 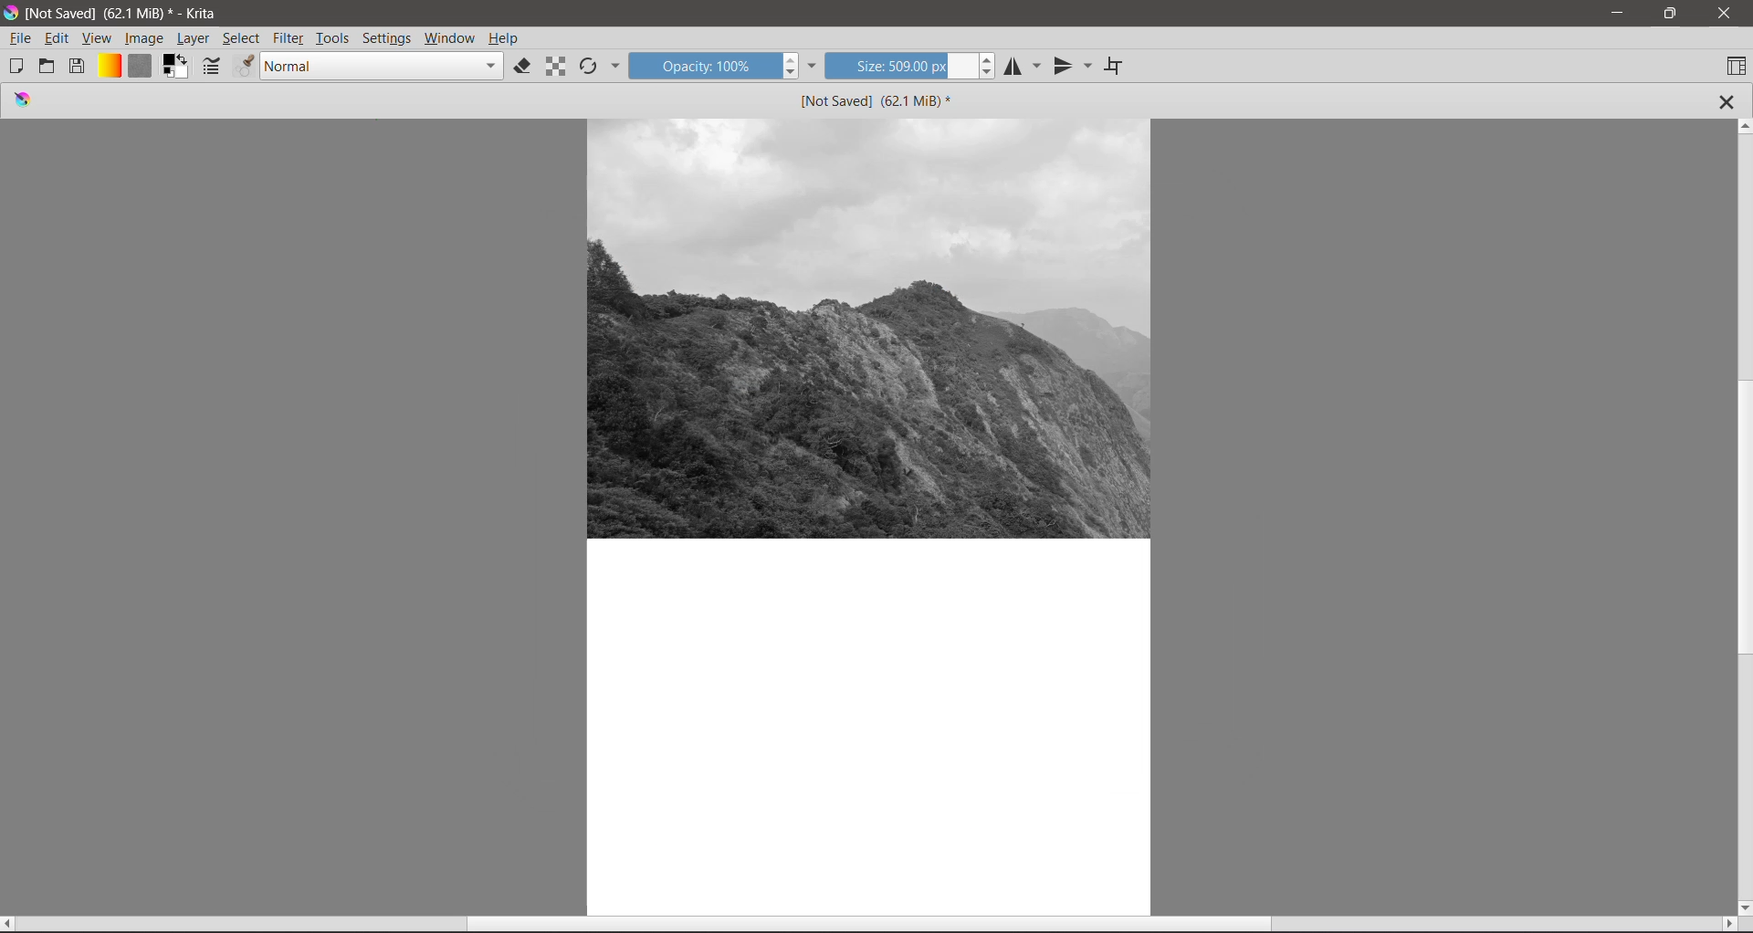 What do you see at coordinates (870, 925) in the screenshot?
I see `Horizontal Scroll Bar` at bounding box center [870, 925].